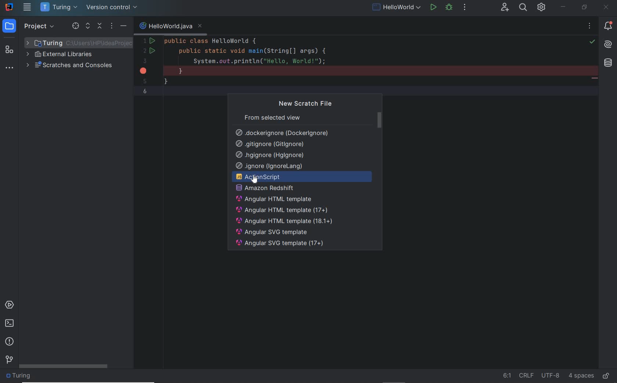  Describe the element at coordinates (10, 68) in the screenshot. I see `more tool windows` at that location.